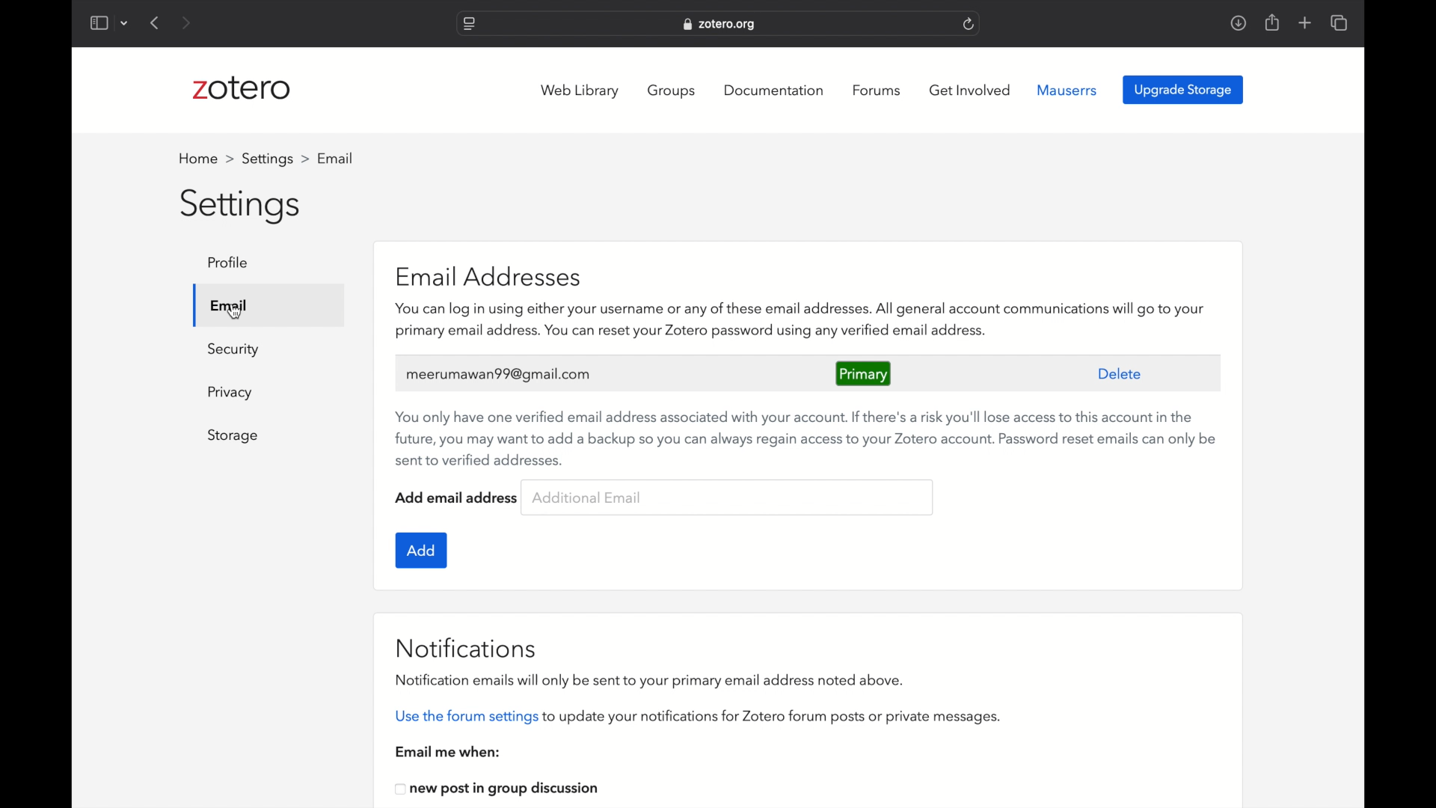 This screenshot has width=1436, height=808. Describe the element at coordinates (806, 438) in the screenshot. I see `Recommendation to use verified backup email address` at that location.